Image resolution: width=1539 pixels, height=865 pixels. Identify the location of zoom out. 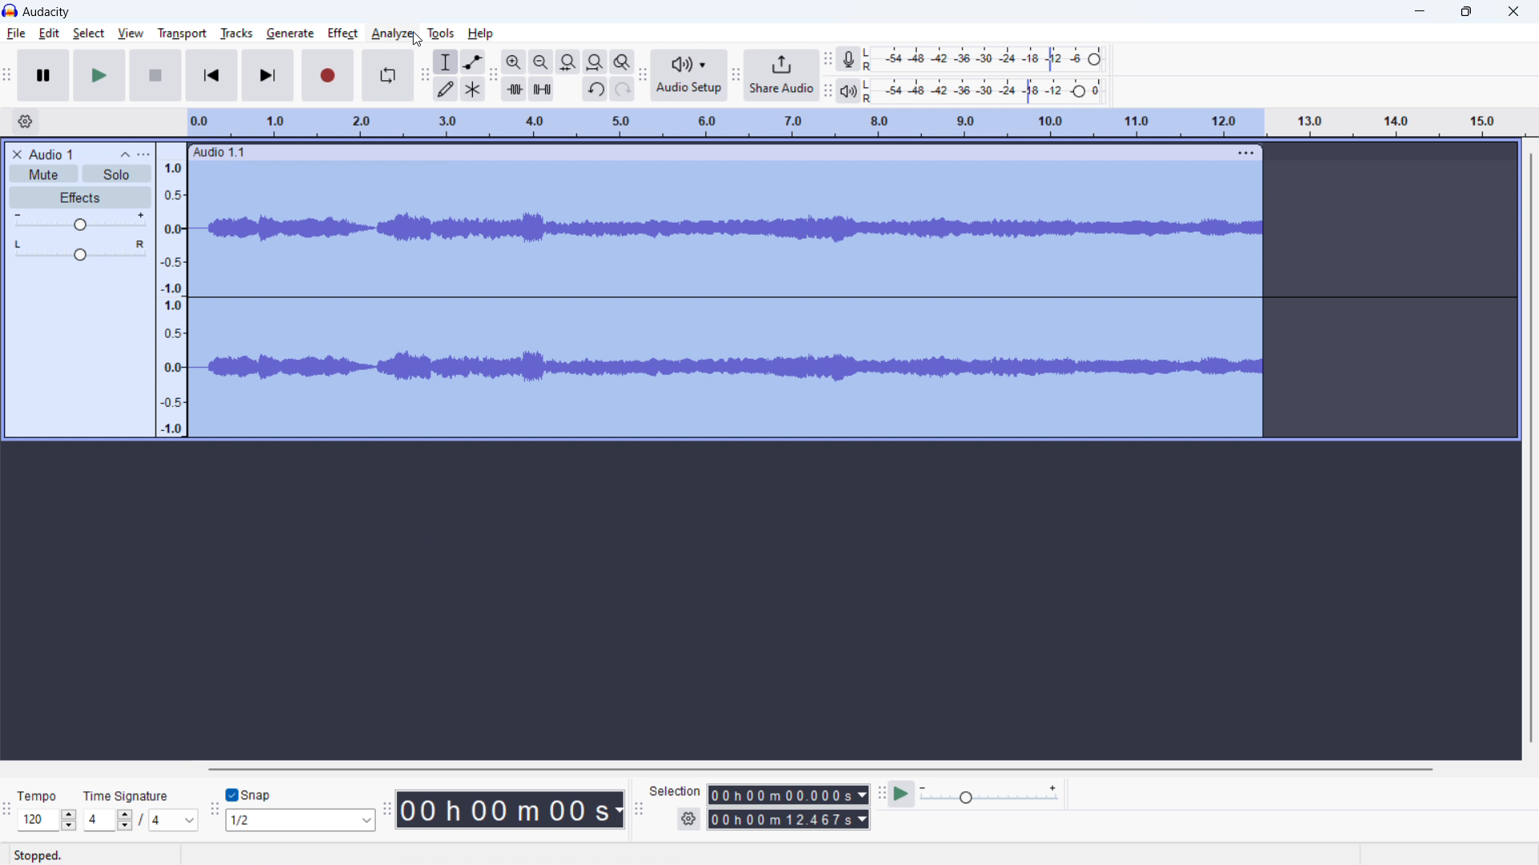
(541, 62).